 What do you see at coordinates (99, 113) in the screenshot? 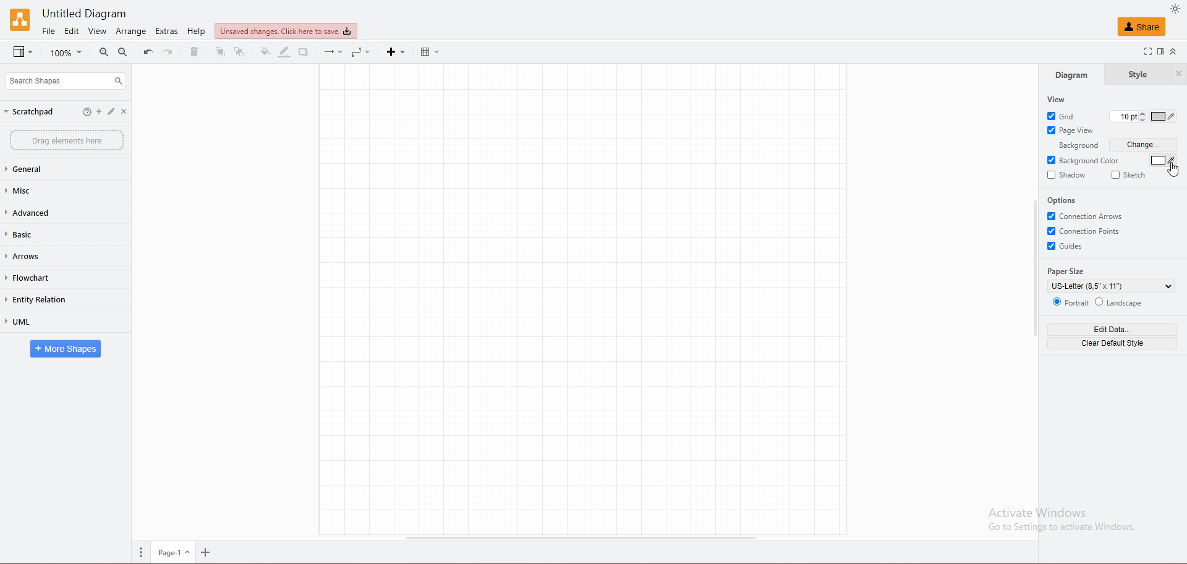
I see `edit` at bounding box center [99, 113].